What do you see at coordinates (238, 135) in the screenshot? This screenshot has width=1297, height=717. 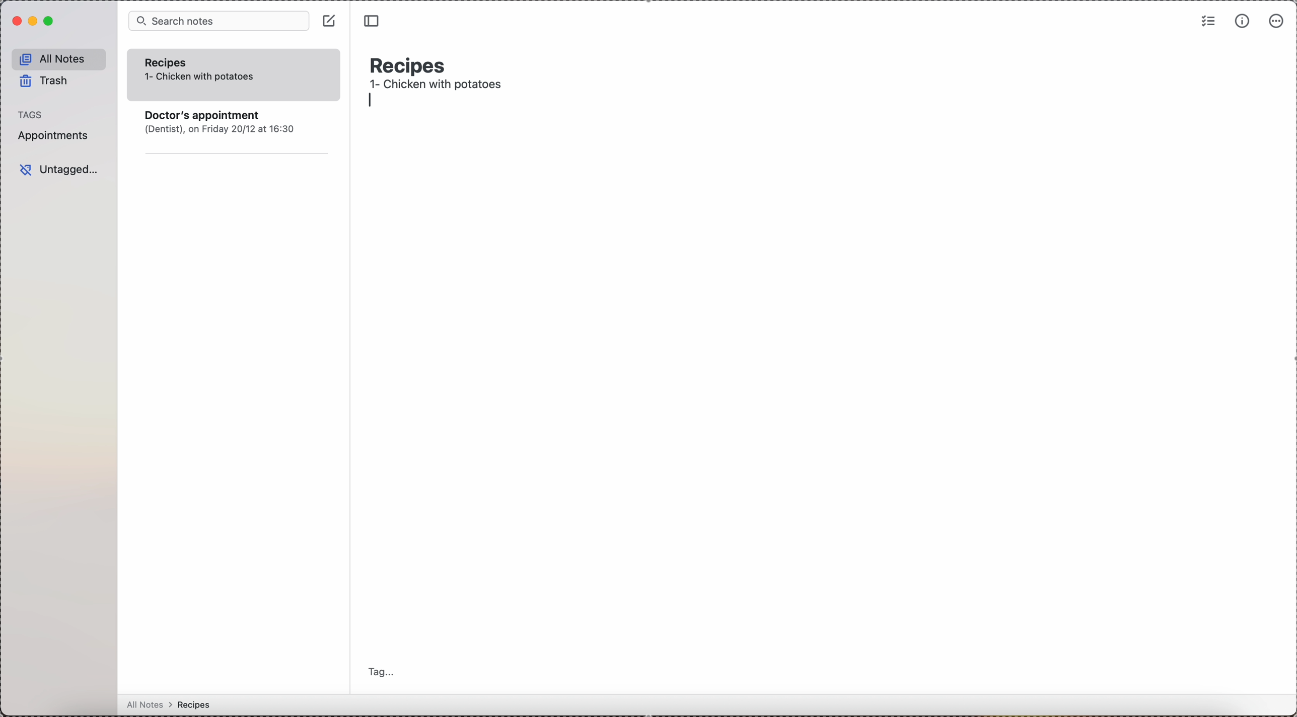 I see `note` at bounding box center [238, 135].